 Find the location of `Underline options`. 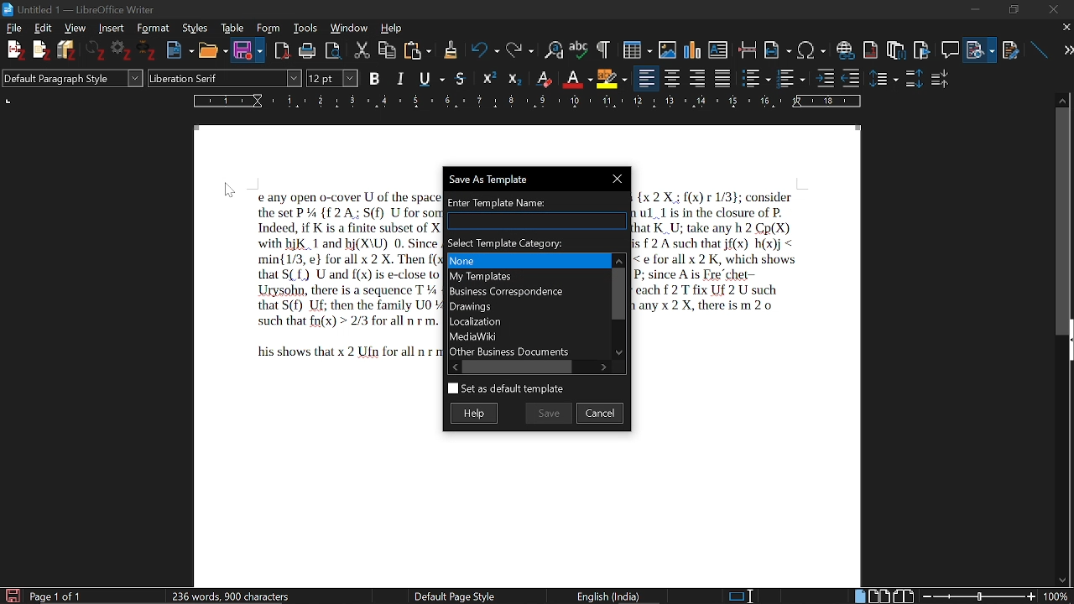

Underline options is located at coordinates (430, 76).